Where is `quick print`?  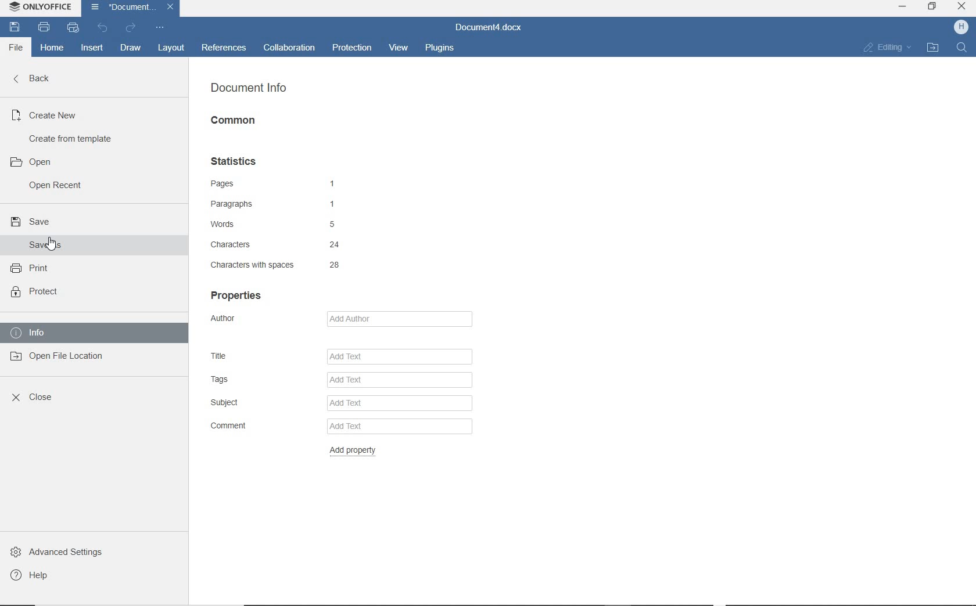
quick print is located at coordinates (71, 28).